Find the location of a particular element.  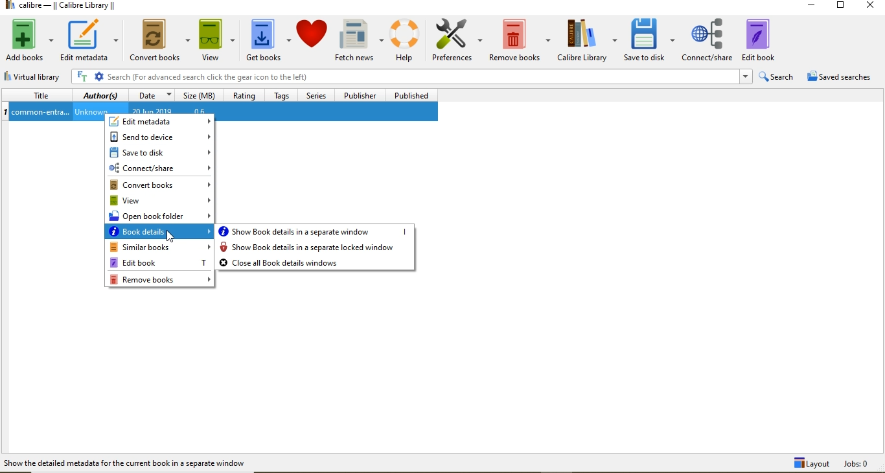

show book details in a seperate window is located at coordinates (316, 231).